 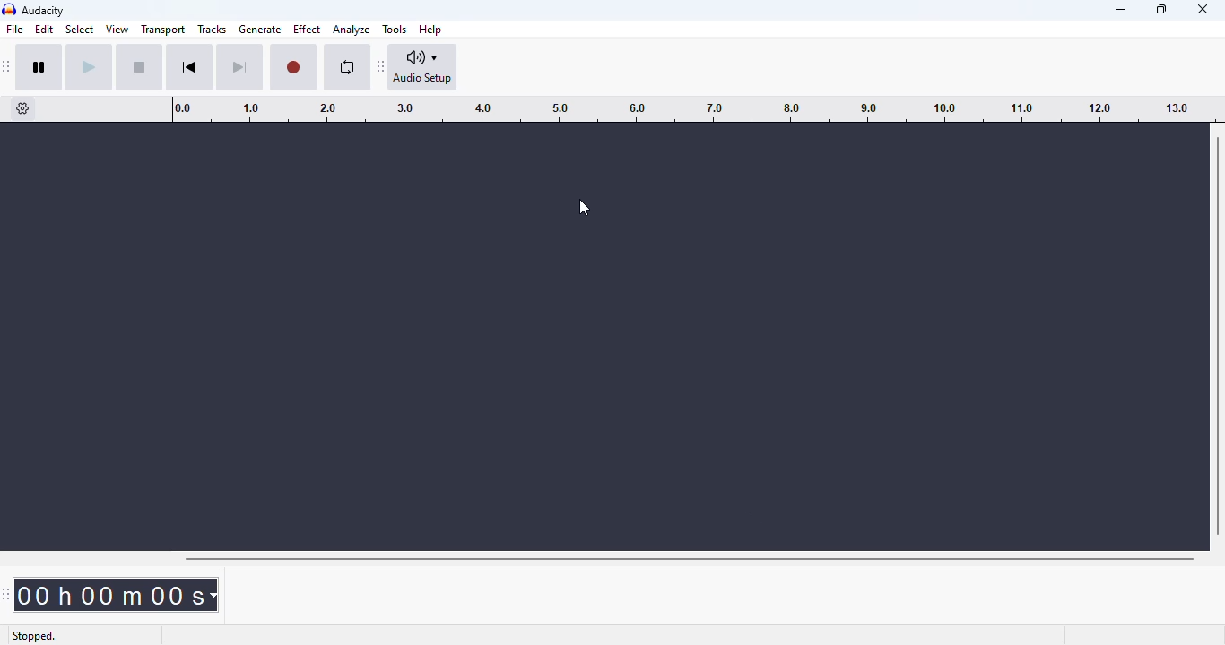 What do you see at coordinates (164, 29) in the screenshot?
I see `transport` at bounding box center [164, 29].